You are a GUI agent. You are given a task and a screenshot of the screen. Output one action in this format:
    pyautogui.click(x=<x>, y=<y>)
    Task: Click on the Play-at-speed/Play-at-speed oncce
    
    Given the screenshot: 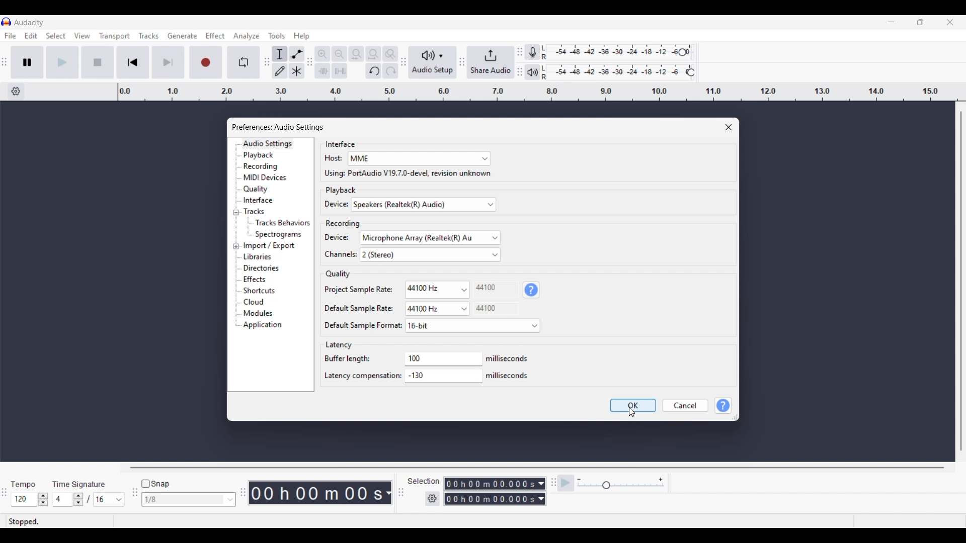 What is the action you would take?
    pyautogui.click(x=566, y=483)
    